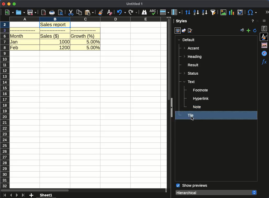 This screenshot has width=269, height=198. What do you see at coordinates (44, 13) in the screenshot?
I see `pdf viewer` at bounding box center [44, 13].